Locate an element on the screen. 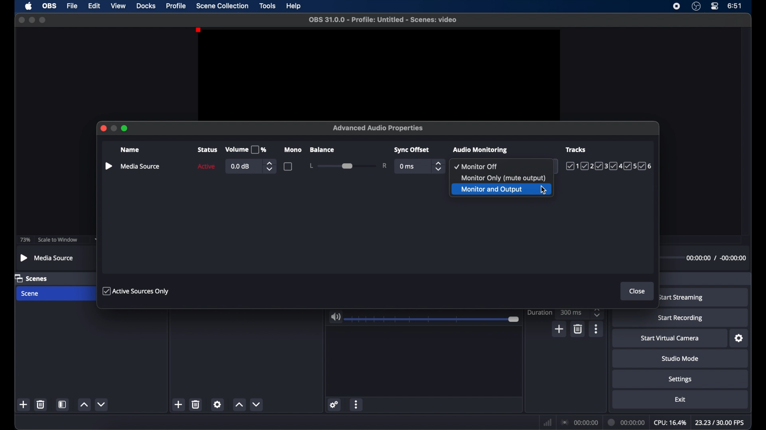 This screenshot has height=430, width=766. active is located at coordinates (206, 166).